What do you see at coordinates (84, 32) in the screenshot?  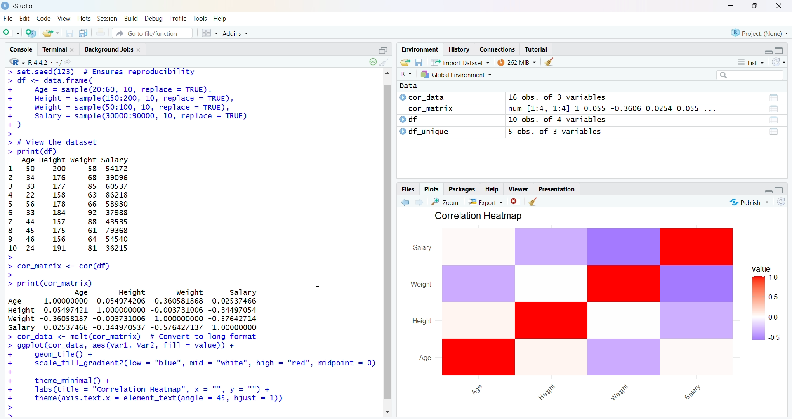 I see `Save all open documents (Ctrl + Alt + S)` at bounding box center [84, 32].